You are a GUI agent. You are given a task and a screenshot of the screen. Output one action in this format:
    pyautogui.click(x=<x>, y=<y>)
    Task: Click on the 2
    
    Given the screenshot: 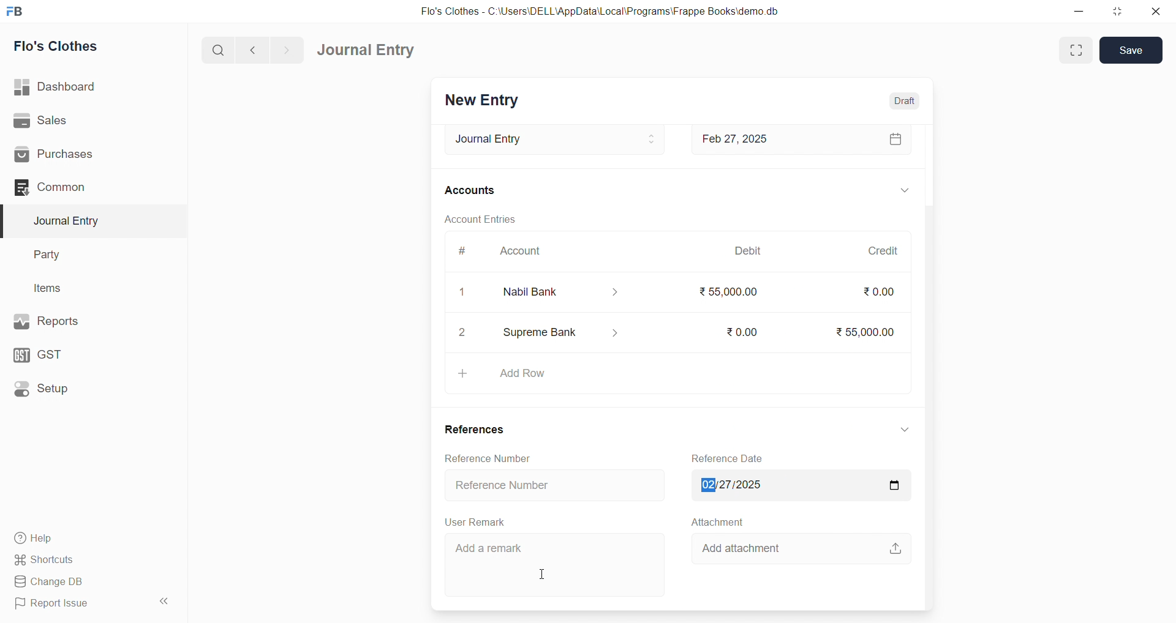 What is the action you would take?
    pyautogui.click(x=466, y=334)
    